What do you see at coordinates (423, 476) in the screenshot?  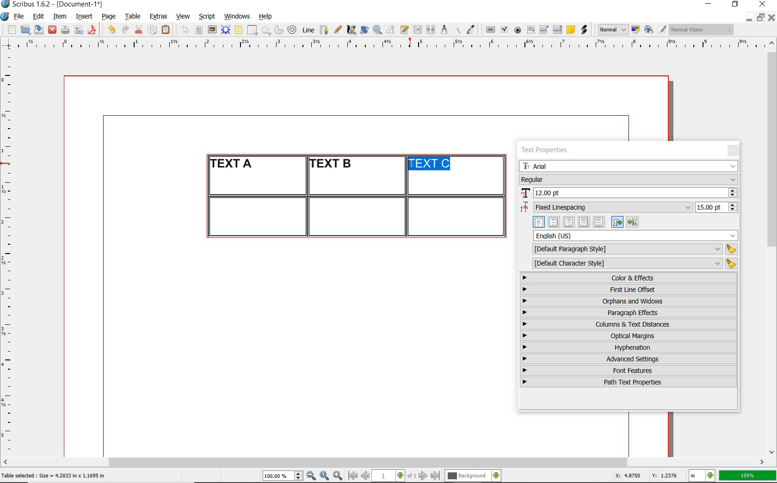 I see `go to next page` at bounding box center [423, 476].